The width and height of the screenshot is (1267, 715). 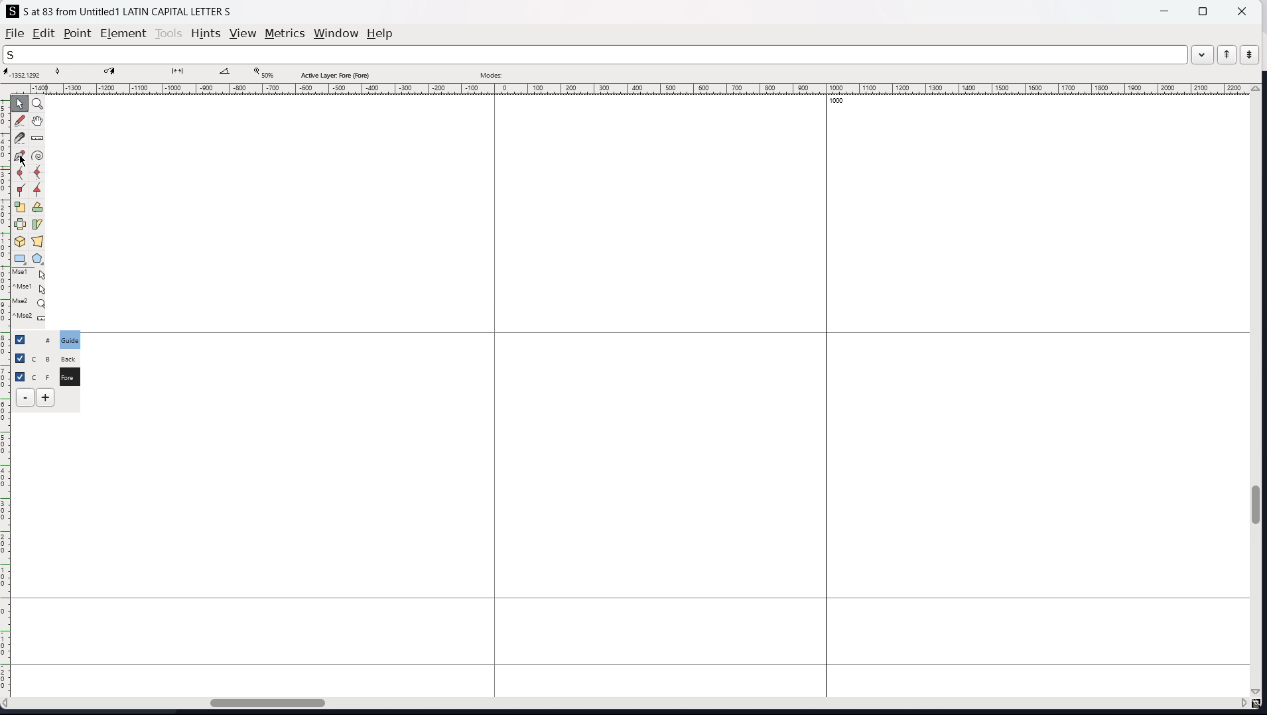 I want to click on S at 83 from Untitled 1 LATIN CAPITAL LETTER S, so click(x=130, y=11).